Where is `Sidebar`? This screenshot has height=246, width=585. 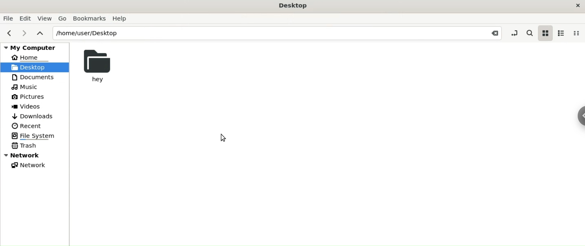 Sidebar is located at coordinates (570, 117).